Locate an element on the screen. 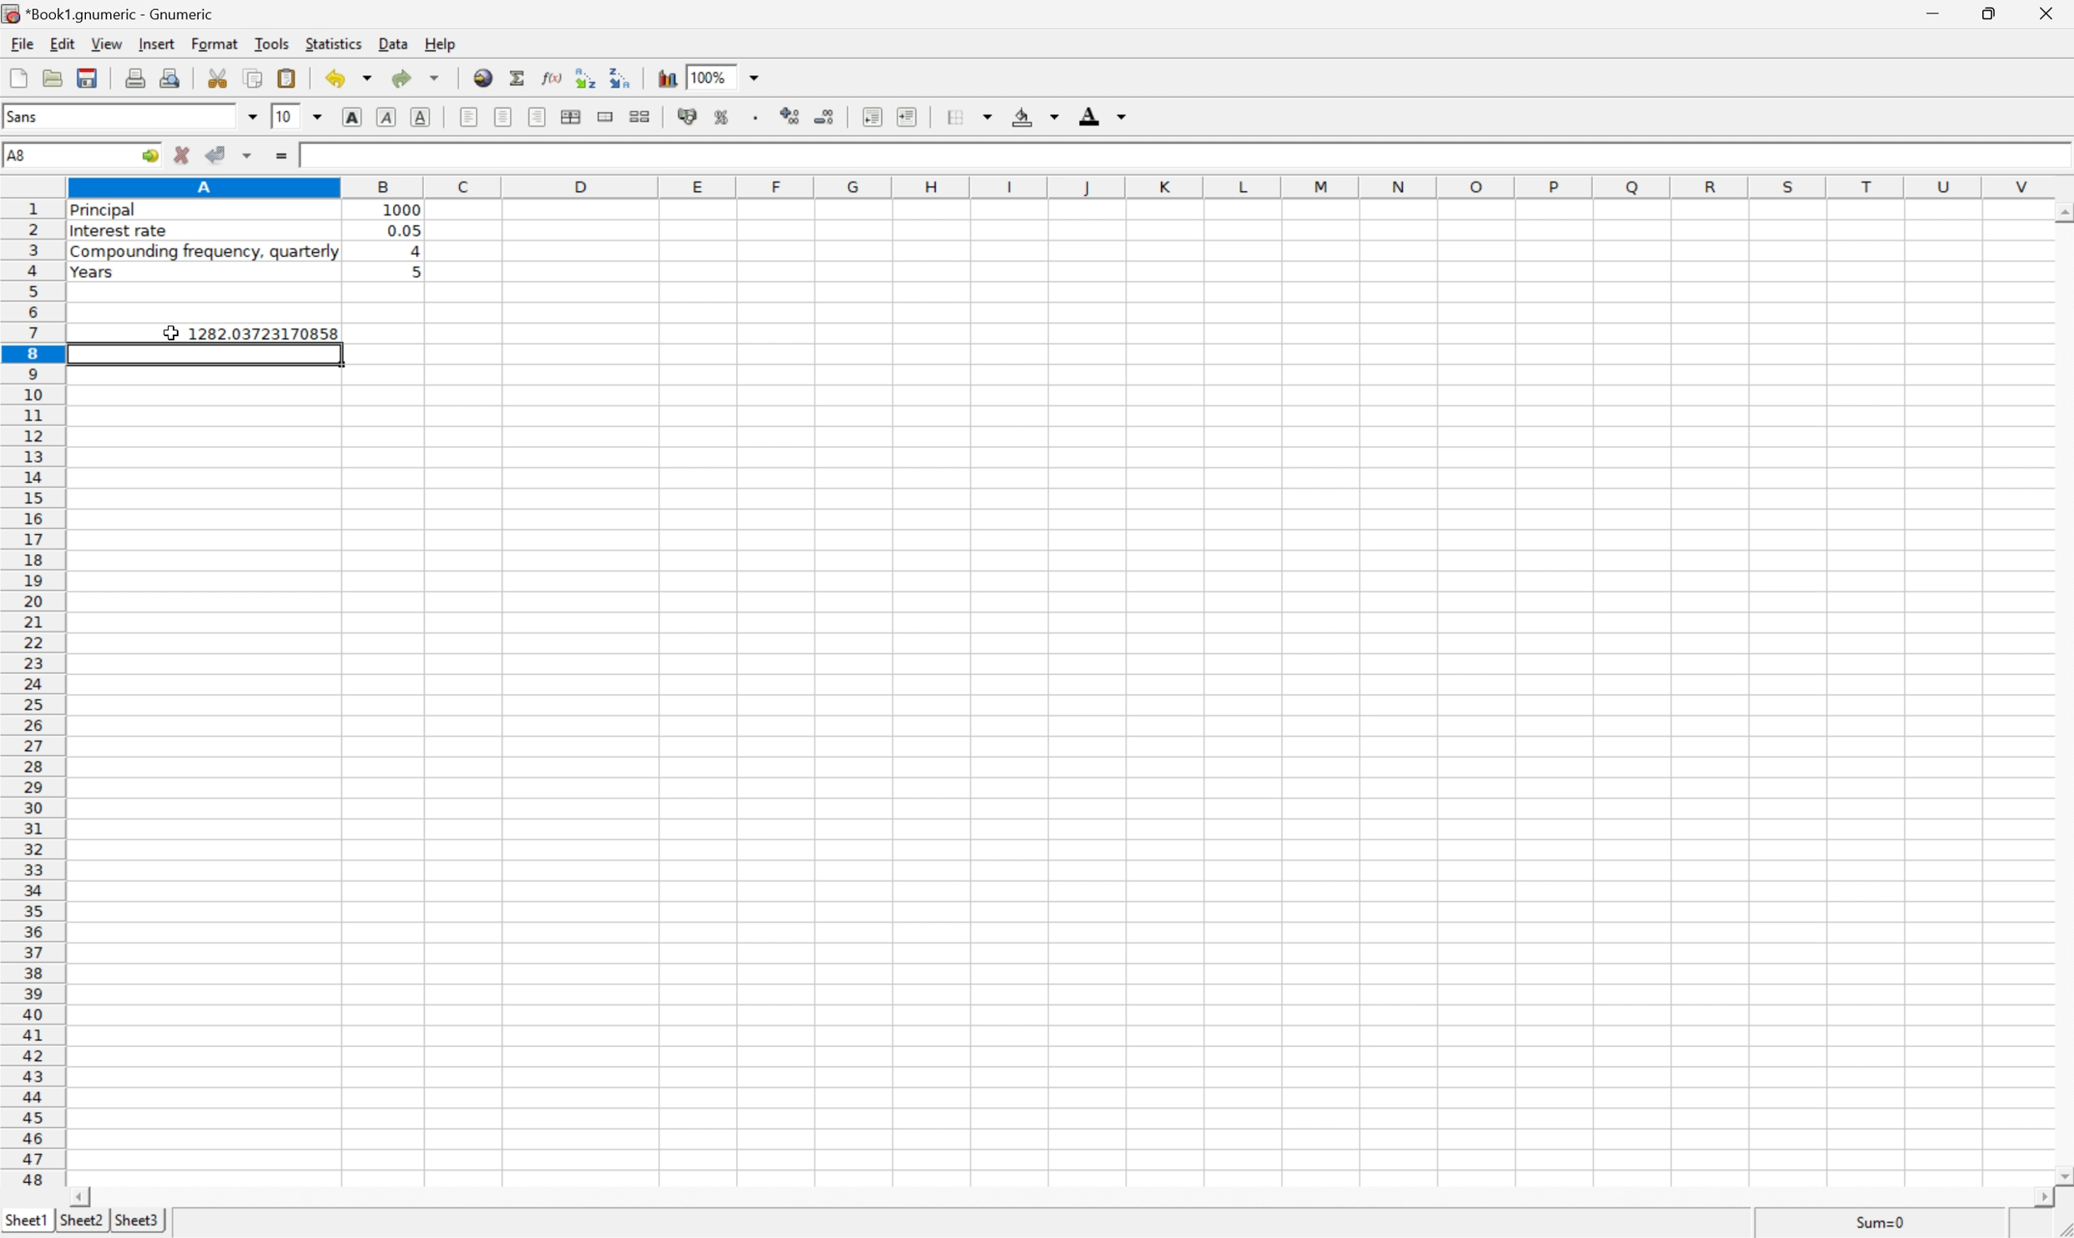 The width and height of the screenshot is (2074, 1238). open is located at coordinates (52, 77).